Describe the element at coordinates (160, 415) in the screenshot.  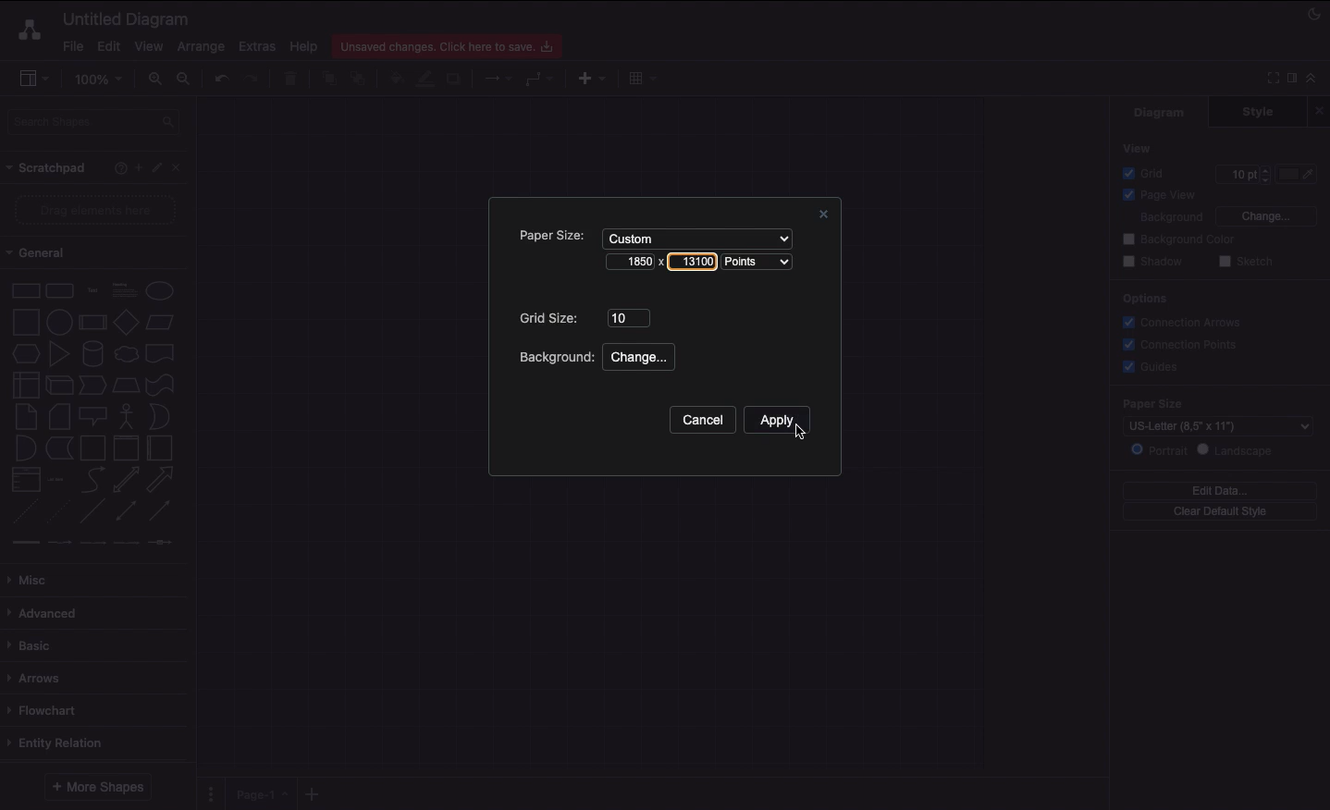
I see `Or` at that location.